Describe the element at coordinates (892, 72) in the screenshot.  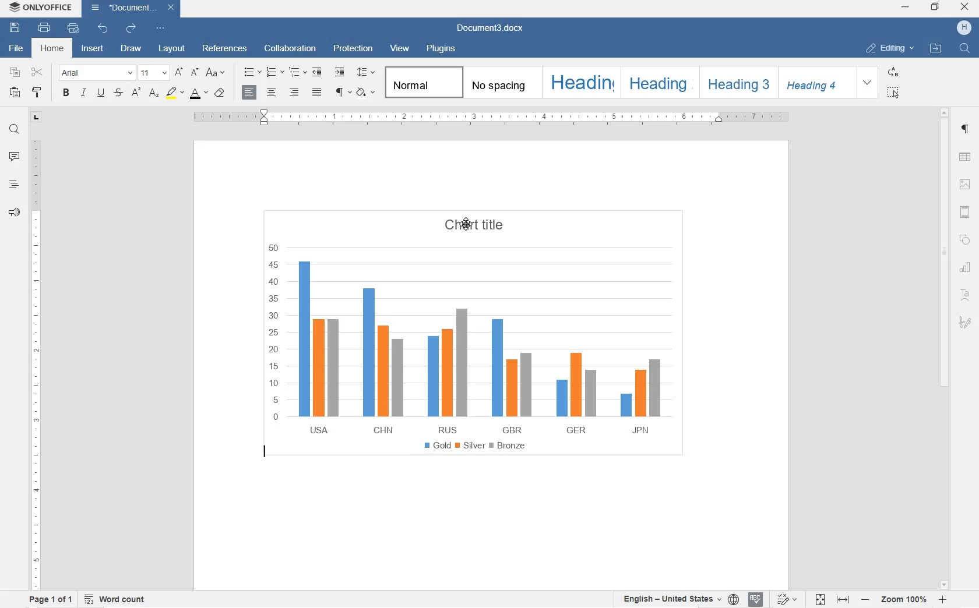
I see `REPLACE` at that location.